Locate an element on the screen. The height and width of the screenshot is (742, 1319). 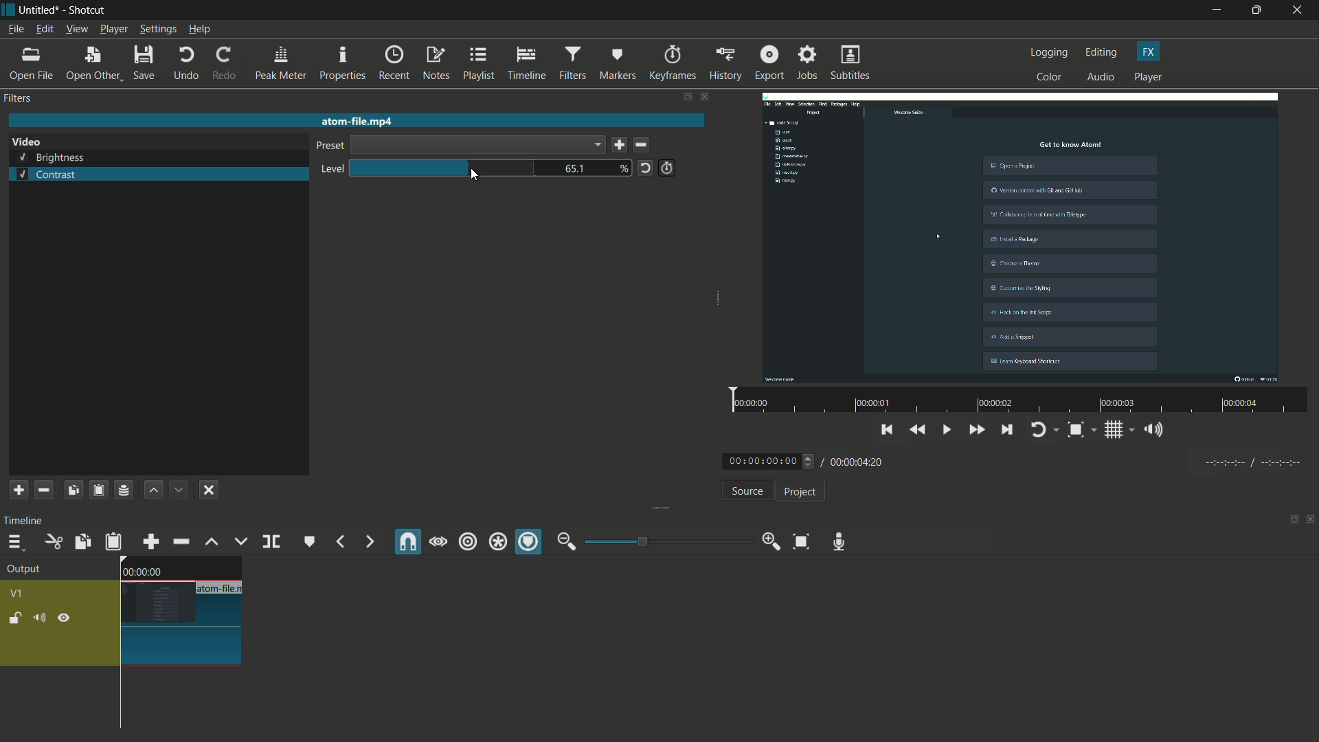
playlist is located at coordinates (480, 63).